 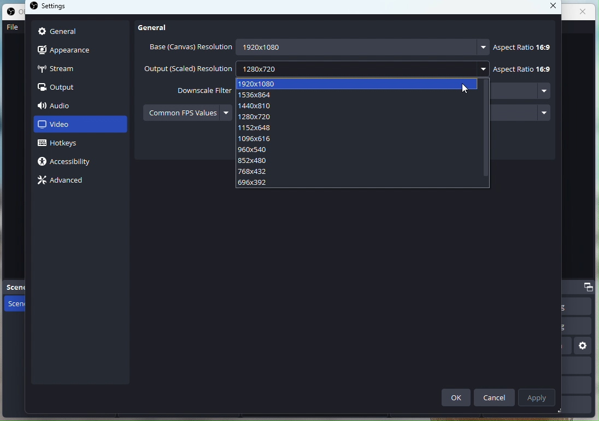 I want to click on 1096x616, so click(x=359, y=139).